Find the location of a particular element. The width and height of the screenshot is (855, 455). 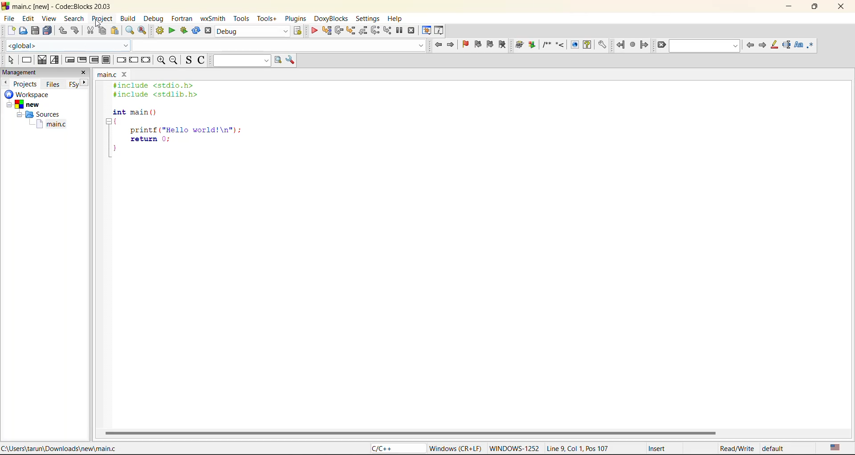

next is located at coordinates (762, 46).